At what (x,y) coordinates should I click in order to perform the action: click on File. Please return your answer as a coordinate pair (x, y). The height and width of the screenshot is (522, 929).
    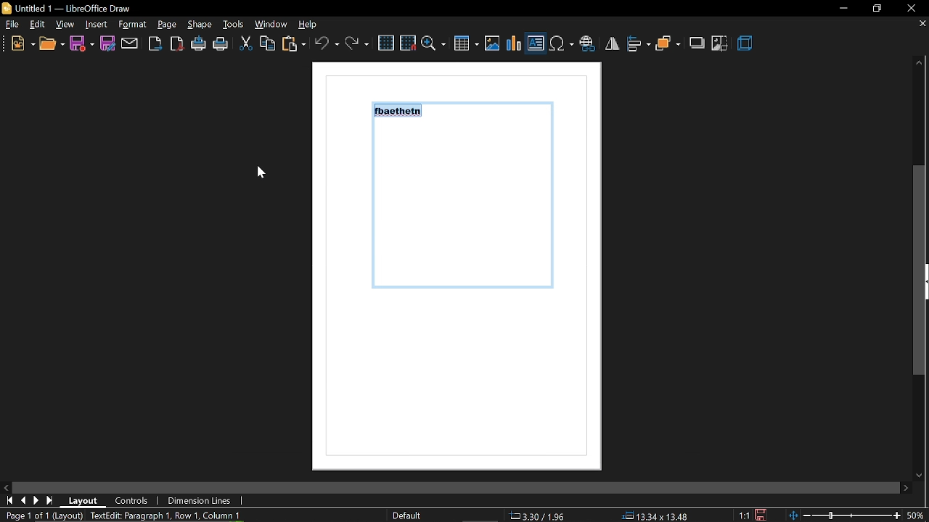
    Looking at the image, I should click on (12, 24).